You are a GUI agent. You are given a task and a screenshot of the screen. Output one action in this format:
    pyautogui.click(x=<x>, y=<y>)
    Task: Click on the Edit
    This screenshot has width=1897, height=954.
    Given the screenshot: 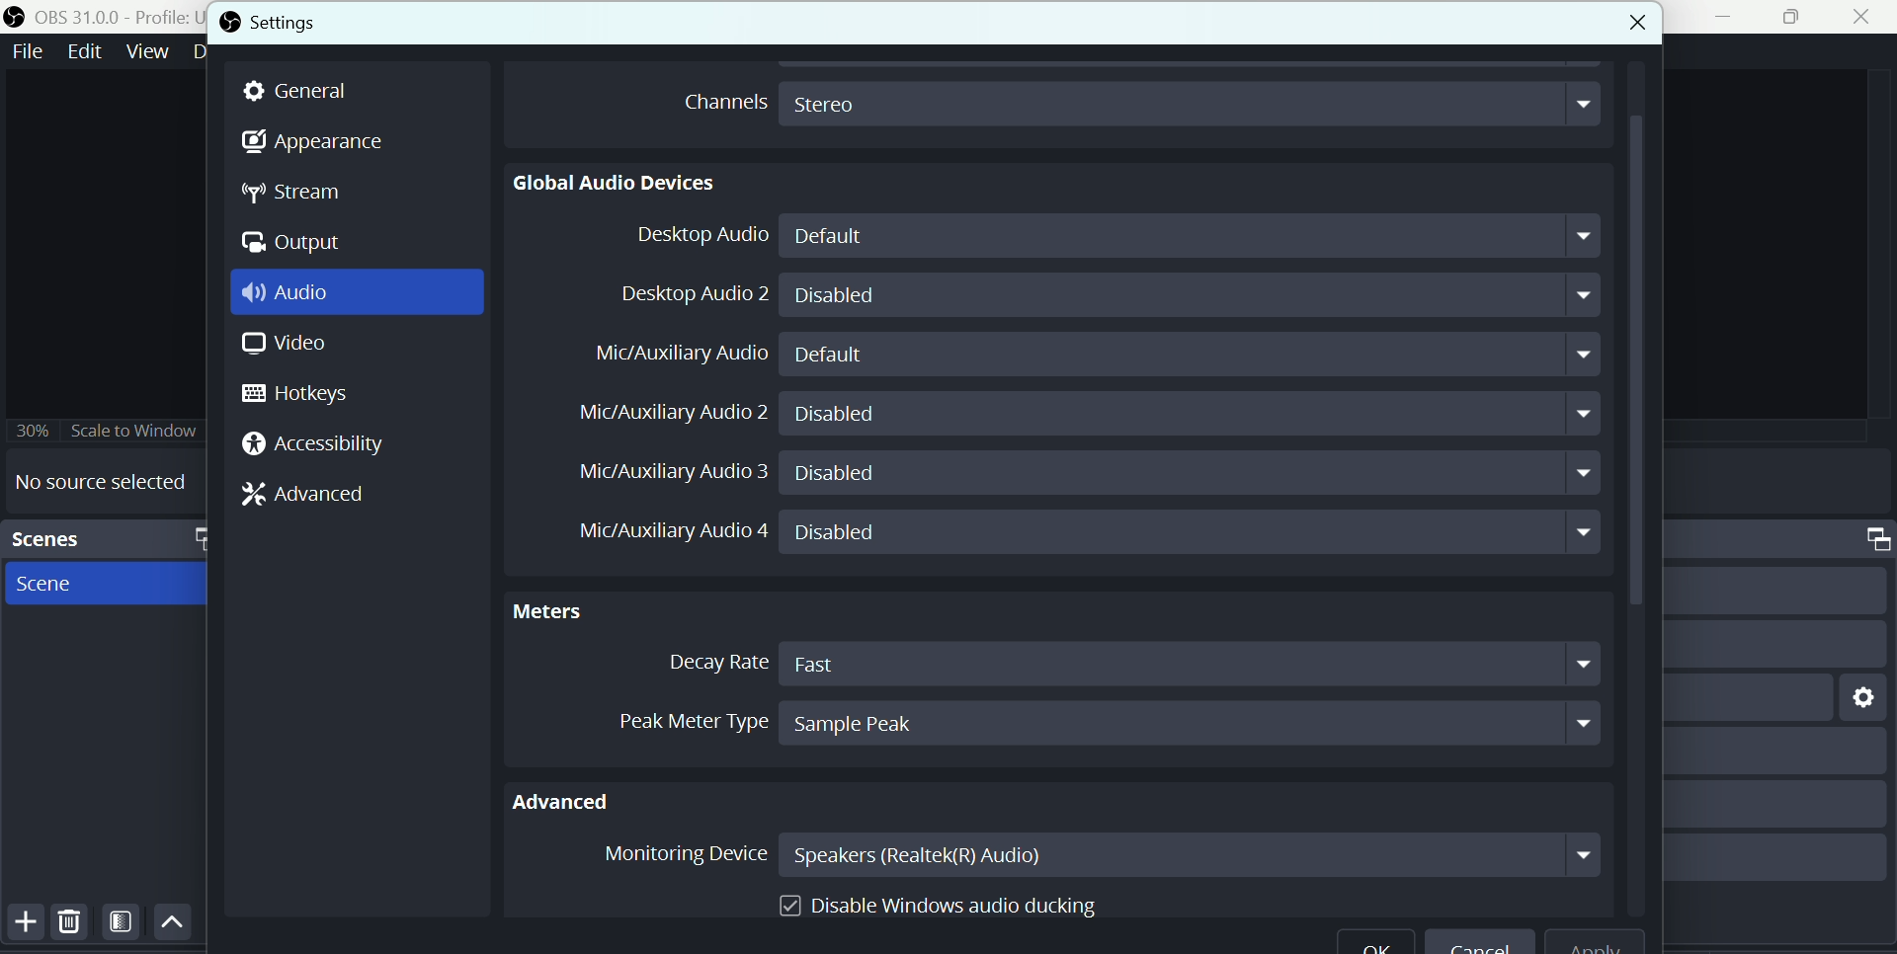 What is the action you would take?
    pyautogui.click(x=82, y=51)
    